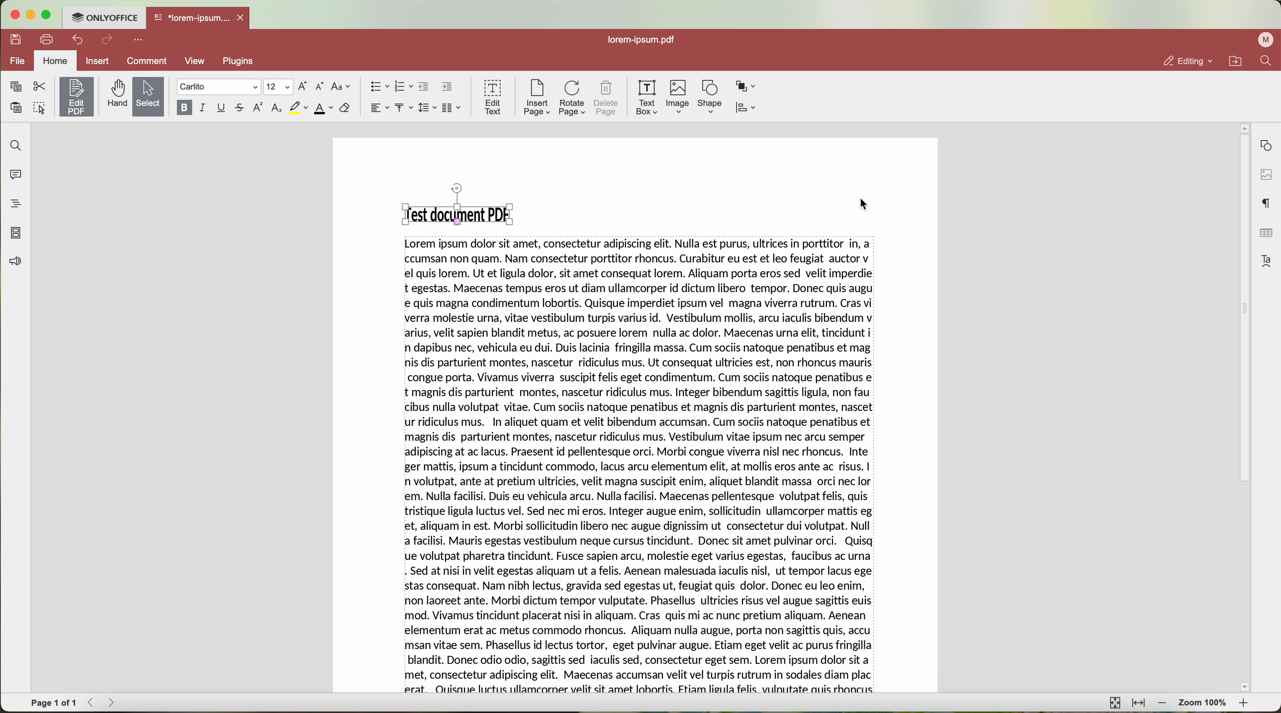 Image resolution: width=1281 pixels, height=713 pixels. What do you see at coordinates (1267, 40) in the screenshot?
I see `profile user` at bounding box center [1267, 40].